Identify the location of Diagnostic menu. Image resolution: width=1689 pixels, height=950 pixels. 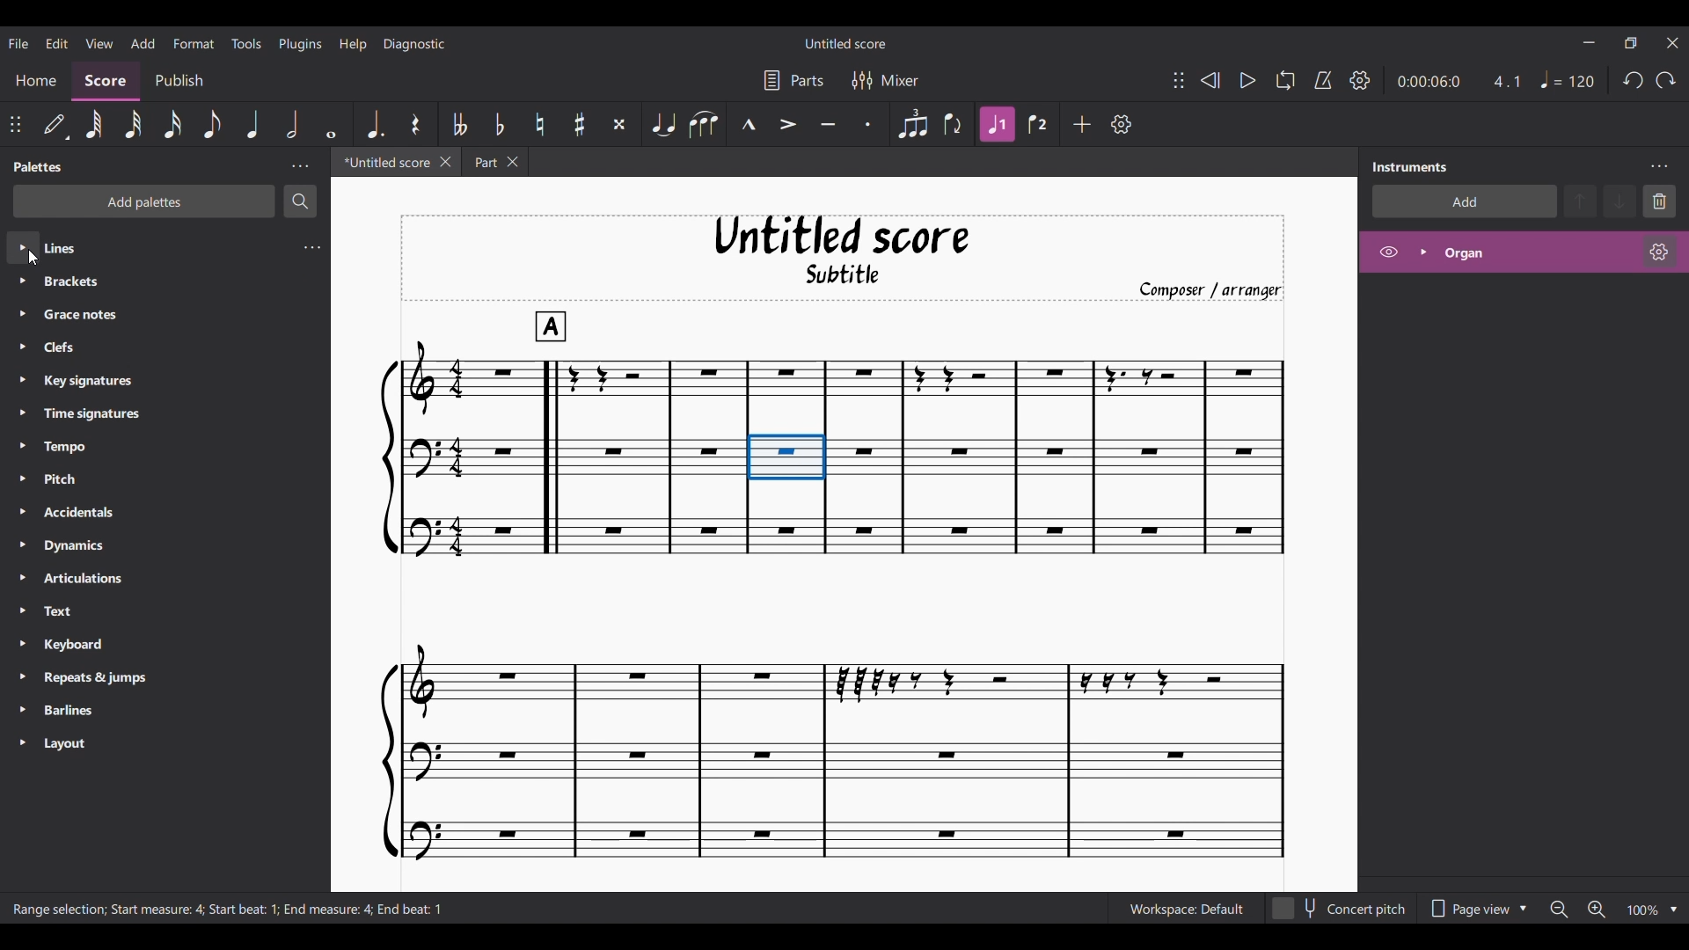
(414, 44).